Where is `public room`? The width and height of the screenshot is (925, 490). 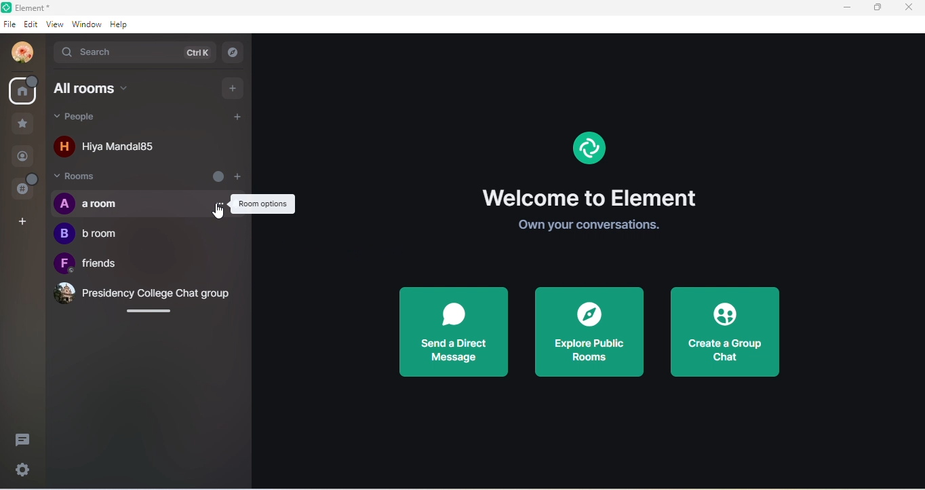 public room is located at coordinates (24, 188).